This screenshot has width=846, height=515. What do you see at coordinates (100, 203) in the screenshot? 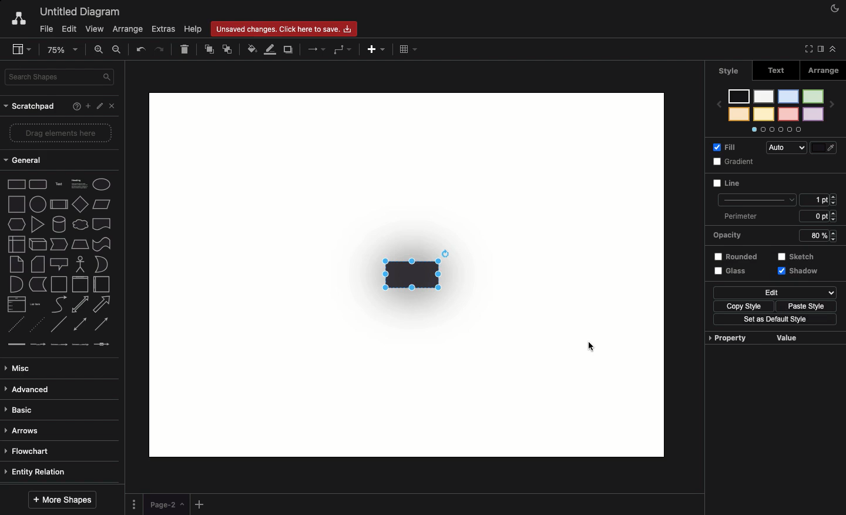
I see `Parallelogram` at bounding box center [100, 203].